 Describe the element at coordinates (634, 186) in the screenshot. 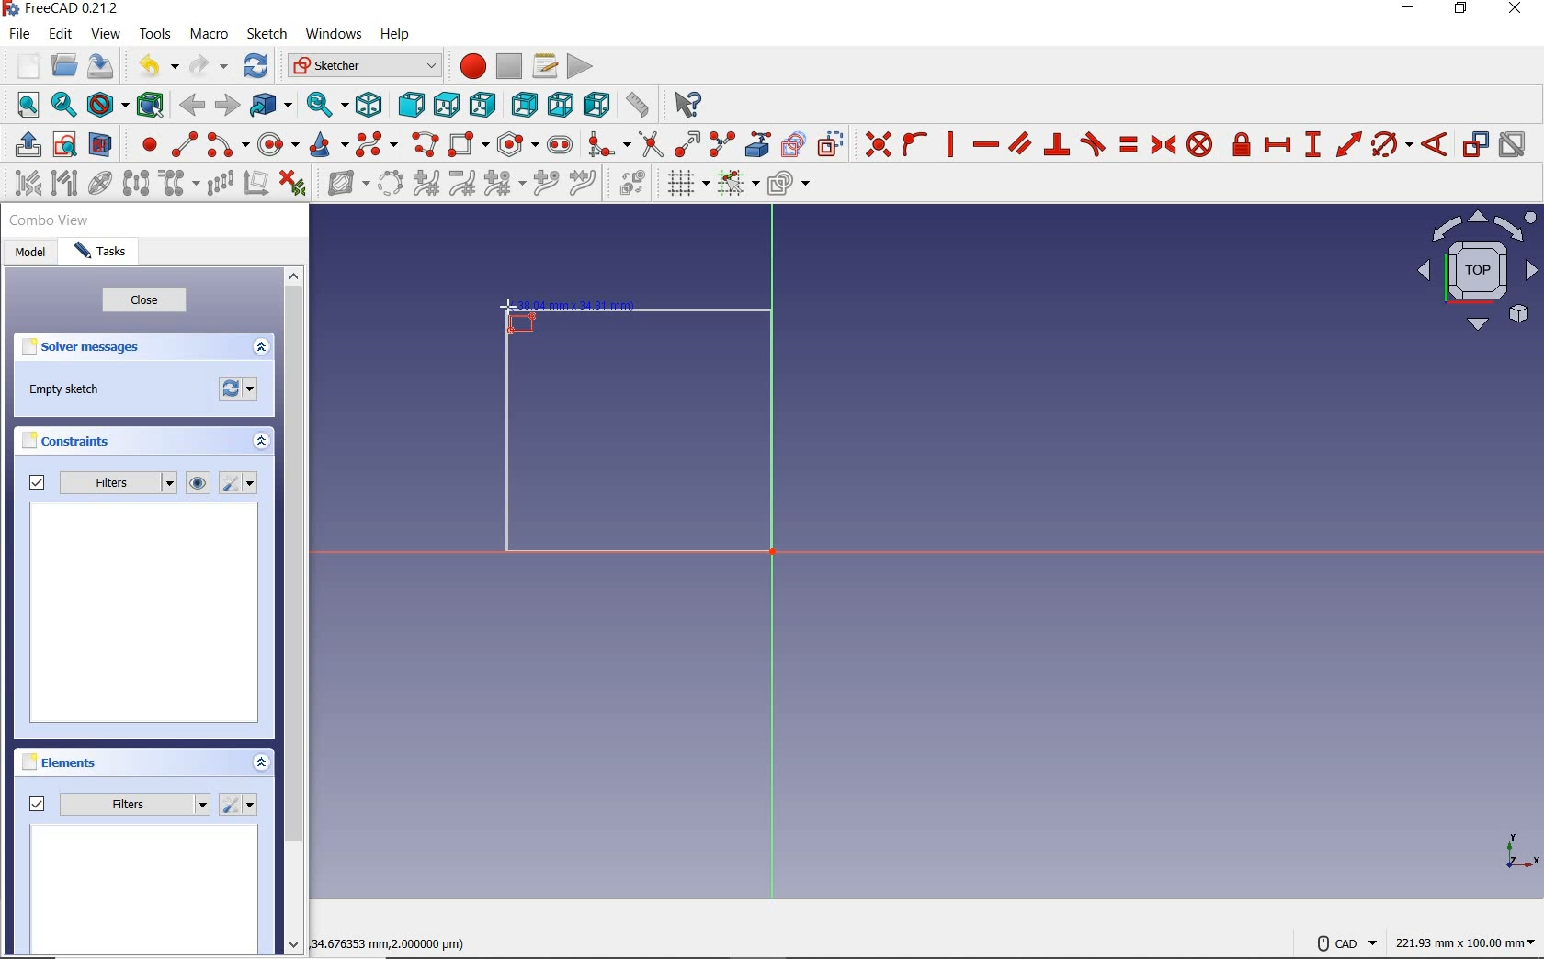

I see `switch virtual space` at that location.